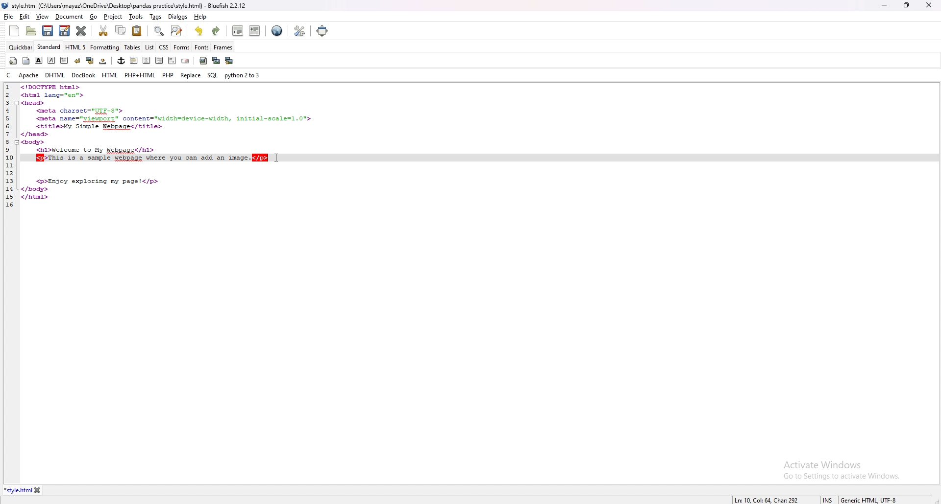 The image size is (941, 504). What do you see at coordinates (34, 142) in the screenshot?
I see `<body>` at bounding box center [34, 142].